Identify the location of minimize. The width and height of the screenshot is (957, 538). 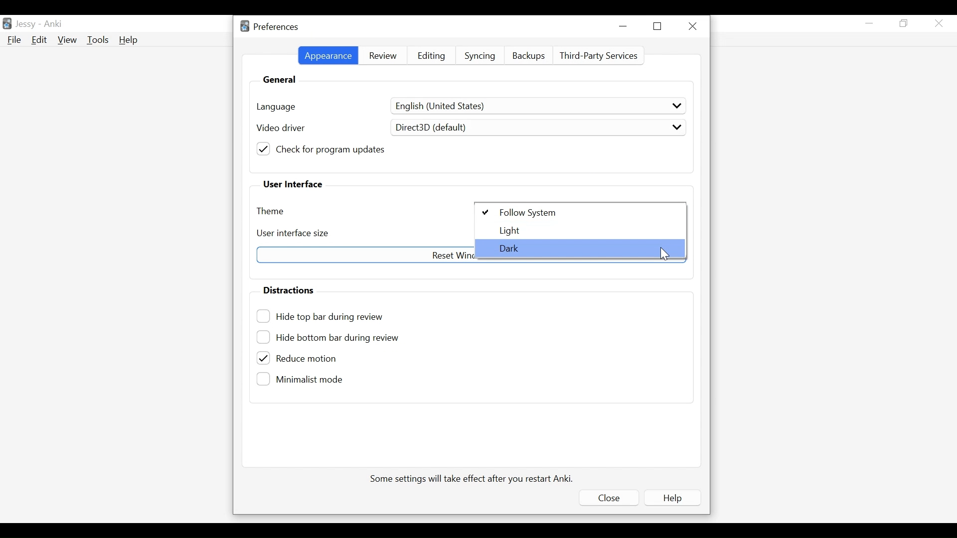
(623, 25).